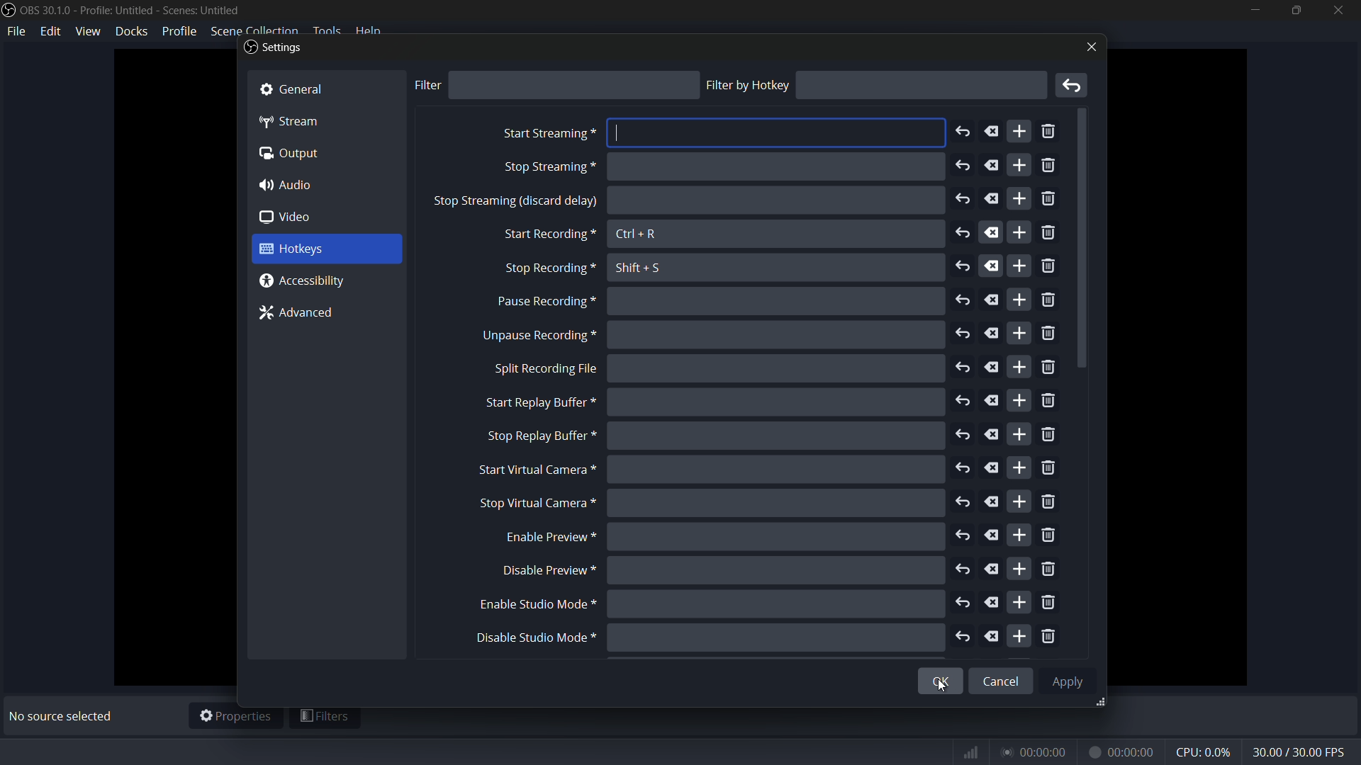 The width and height of the screenshot is (1361, 765). What do you see at coordinates (963, 234) in the screenshot?
I see `undo` at bounding box center [963, 234].